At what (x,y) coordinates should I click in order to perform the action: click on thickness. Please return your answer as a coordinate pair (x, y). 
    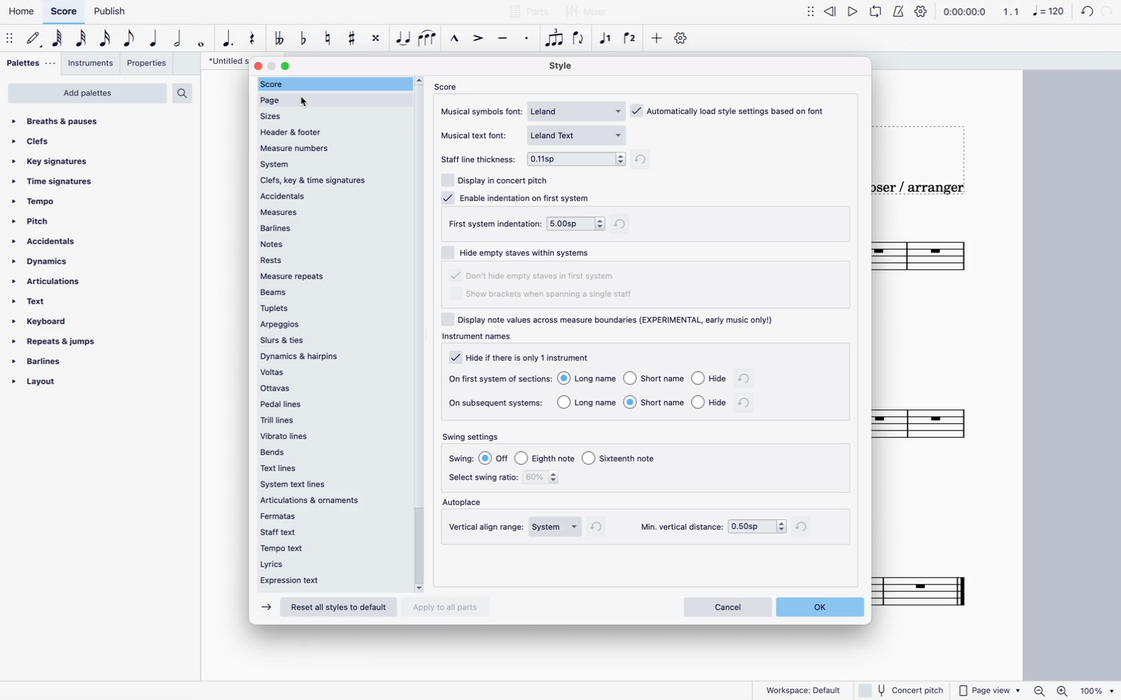
    Looking at the image, I should click on (578, 159).